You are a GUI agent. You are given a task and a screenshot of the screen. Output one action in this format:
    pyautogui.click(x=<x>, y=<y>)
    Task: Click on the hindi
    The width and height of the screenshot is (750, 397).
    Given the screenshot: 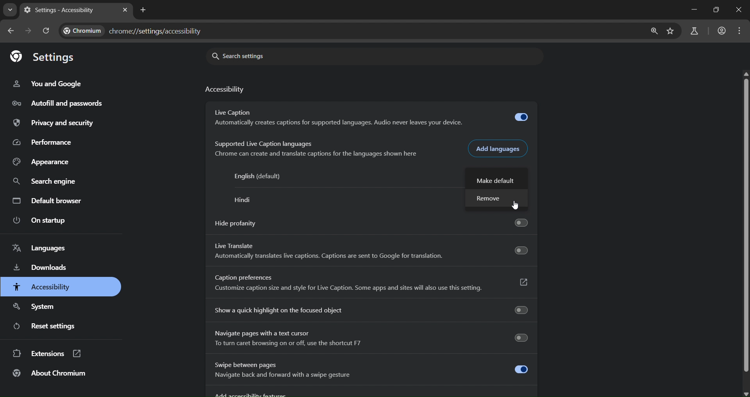 What is the action you would take?
    pyautogui.click(x=255, y=201)
    